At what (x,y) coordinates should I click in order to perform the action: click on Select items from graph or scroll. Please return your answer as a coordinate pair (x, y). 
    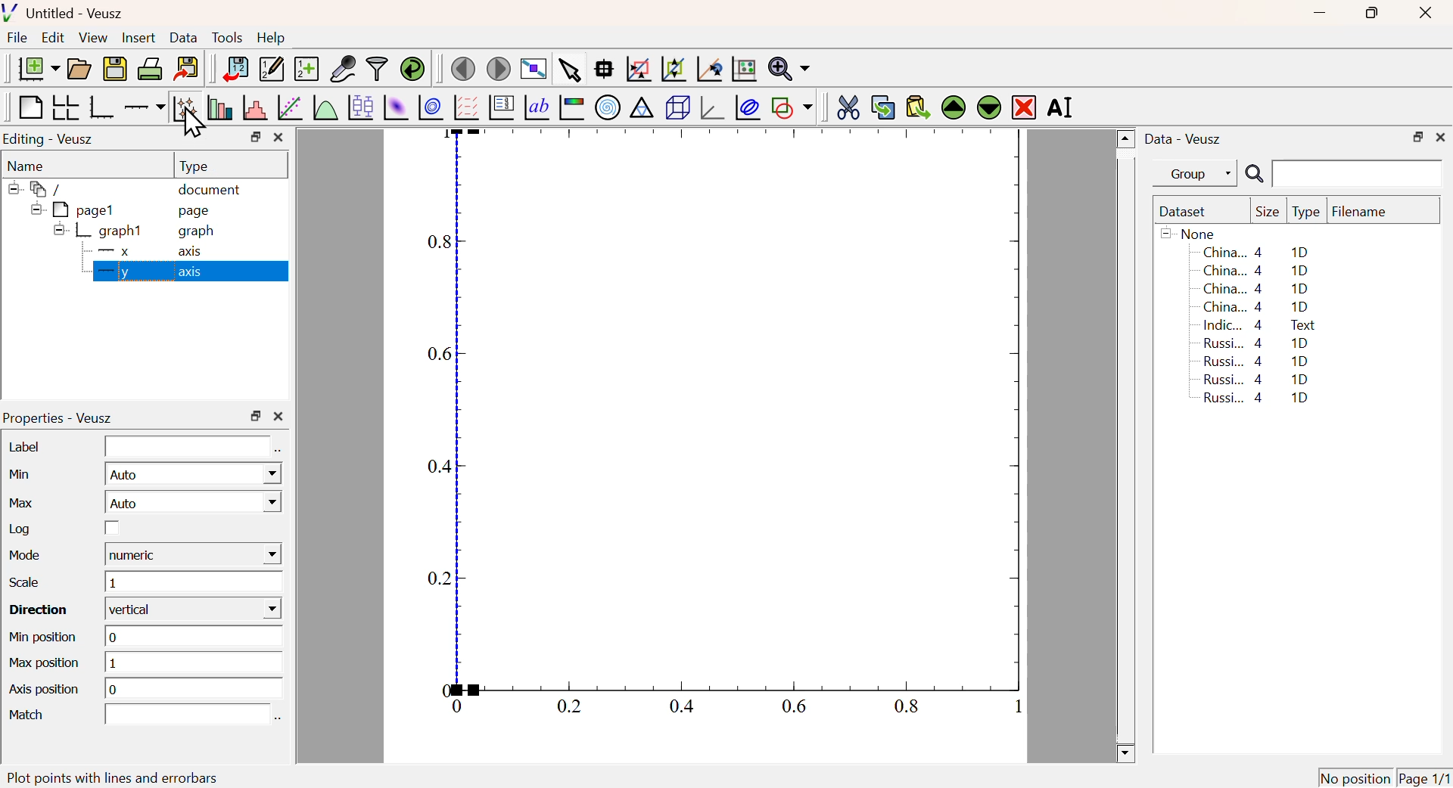
    Looking at the image, I should click on (568, 73).